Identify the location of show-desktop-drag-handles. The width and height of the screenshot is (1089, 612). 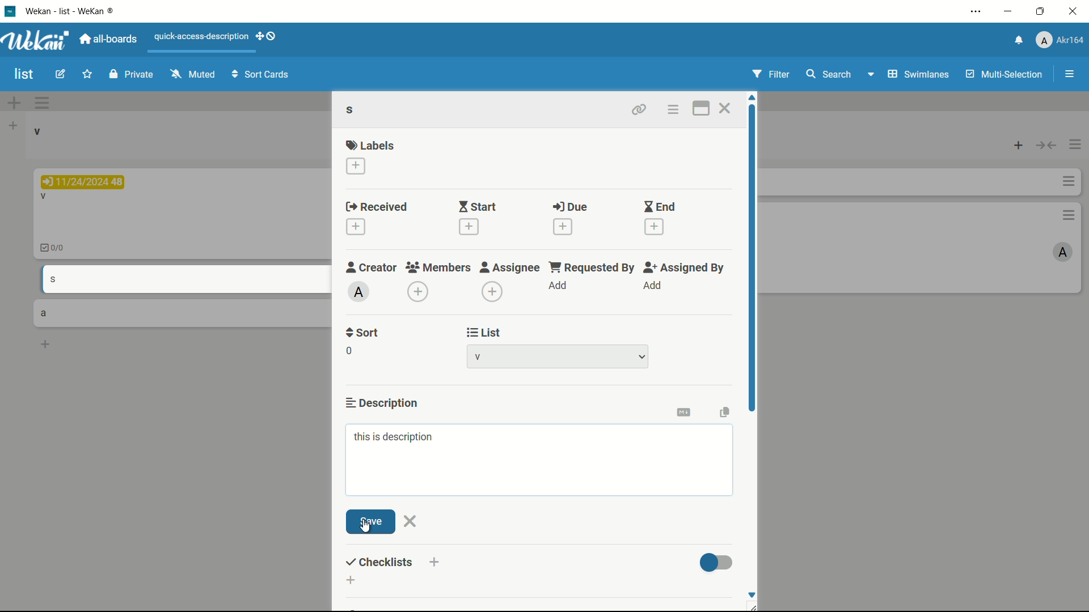
(267, 36).